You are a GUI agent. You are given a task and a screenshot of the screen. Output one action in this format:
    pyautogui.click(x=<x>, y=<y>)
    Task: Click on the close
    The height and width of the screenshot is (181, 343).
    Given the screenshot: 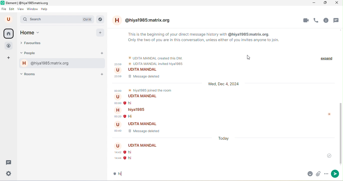 What is the action you would take?
    pyautogui.click(x=337, y=3)
    